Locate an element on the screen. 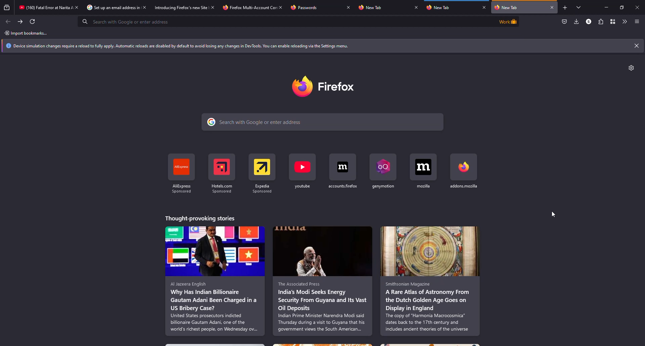  tab is located at coordinates (179, 8).